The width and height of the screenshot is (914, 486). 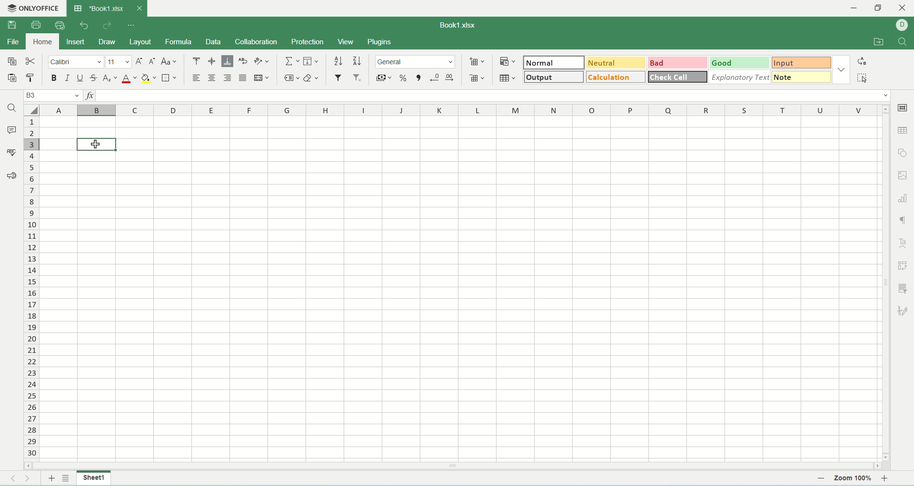 What do you see at coordinates (859, 9) in the screenshot?
I see `minimize` at bounding box center [859, 9].